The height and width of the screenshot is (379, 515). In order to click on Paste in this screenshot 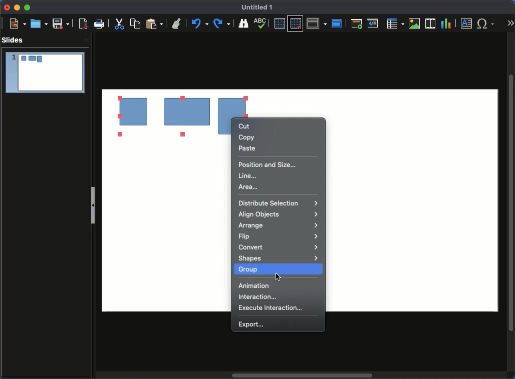, I will do `click(247, 148)`.